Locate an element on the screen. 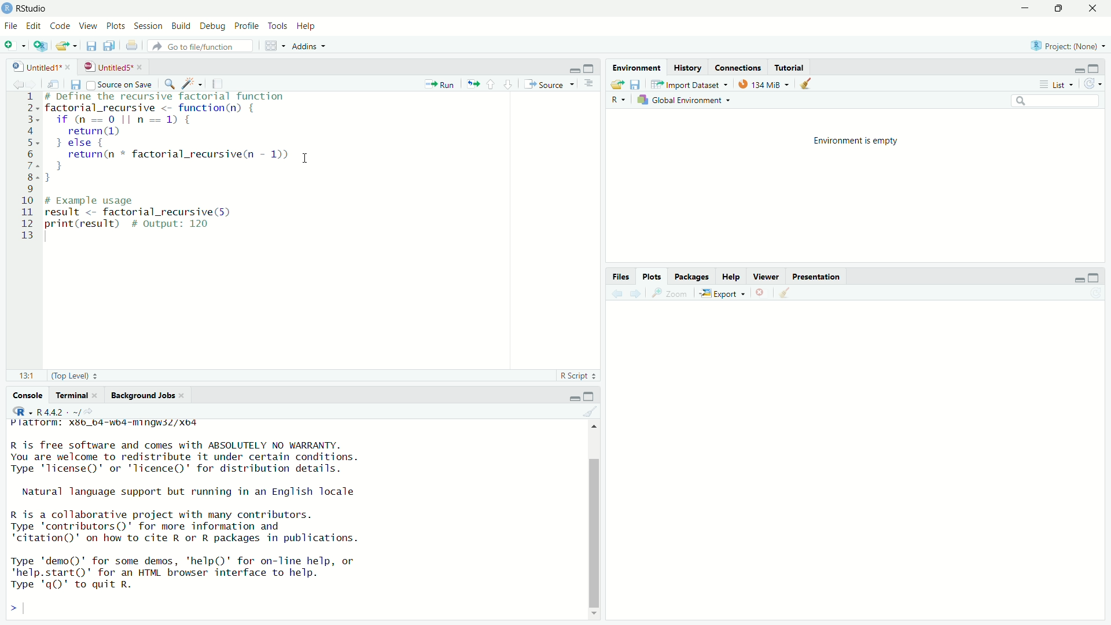  Profile is located at coordinates (245, 26).